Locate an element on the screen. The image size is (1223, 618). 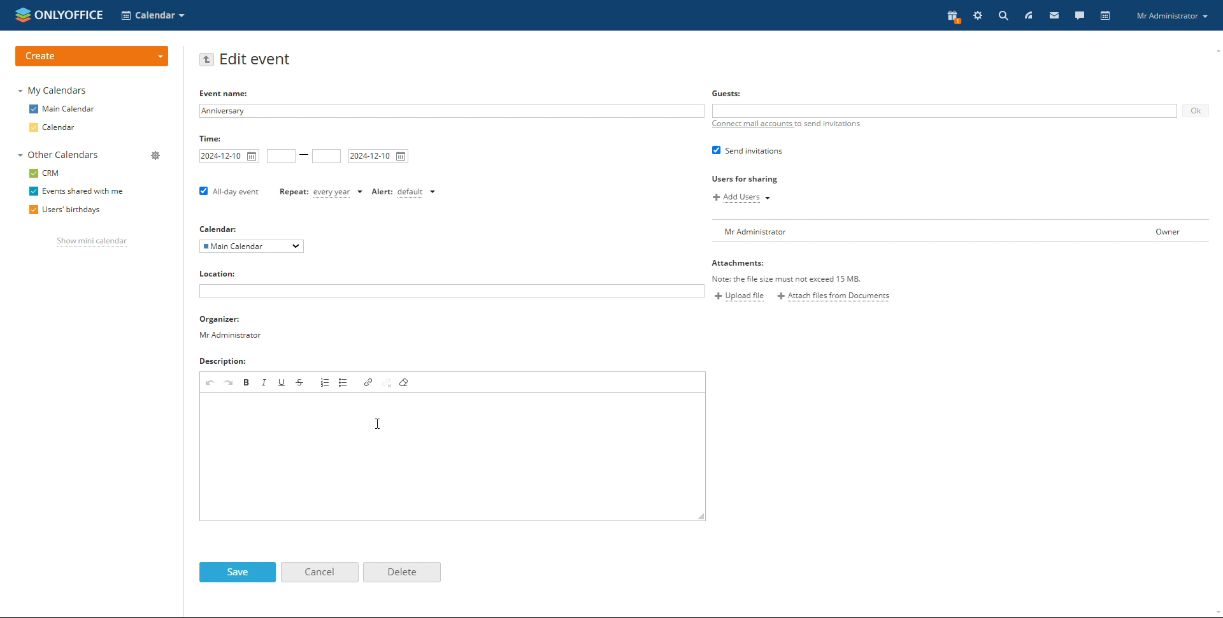
undo is located at coordinates (210, 382).